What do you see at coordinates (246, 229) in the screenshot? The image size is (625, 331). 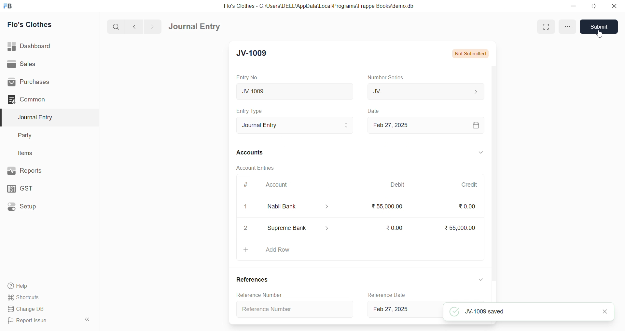 I see `2` at bounding box center [246, 229].